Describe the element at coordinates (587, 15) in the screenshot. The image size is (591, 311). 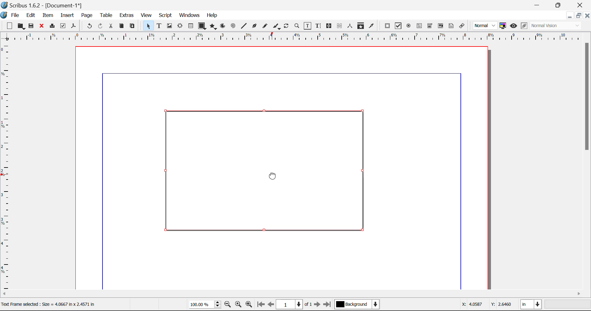
I see `Close` at that location.